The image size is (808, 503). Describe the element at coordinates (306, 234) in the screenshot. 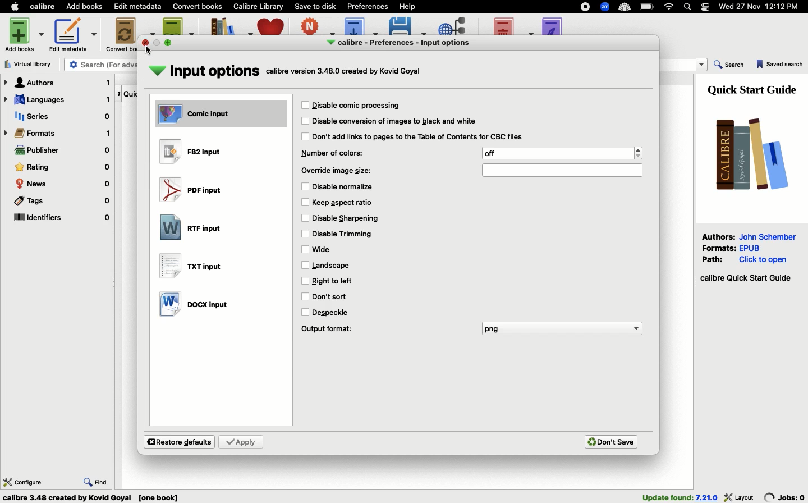

I see `Checkbox` at that location.